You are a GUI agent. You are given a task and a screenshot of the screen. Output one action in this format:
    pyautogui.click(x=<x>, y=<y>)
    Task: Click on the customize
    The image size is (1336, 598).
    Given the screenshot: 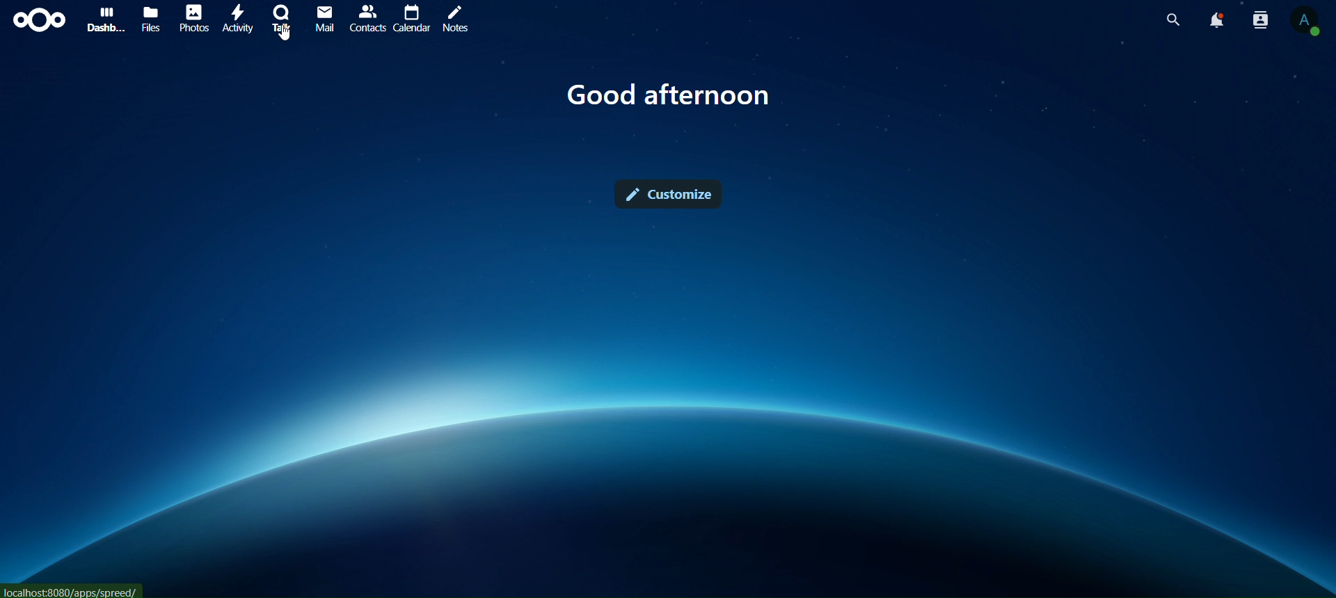 What is the action you would take?
    pyautogui.click(x=667, y=195)
    